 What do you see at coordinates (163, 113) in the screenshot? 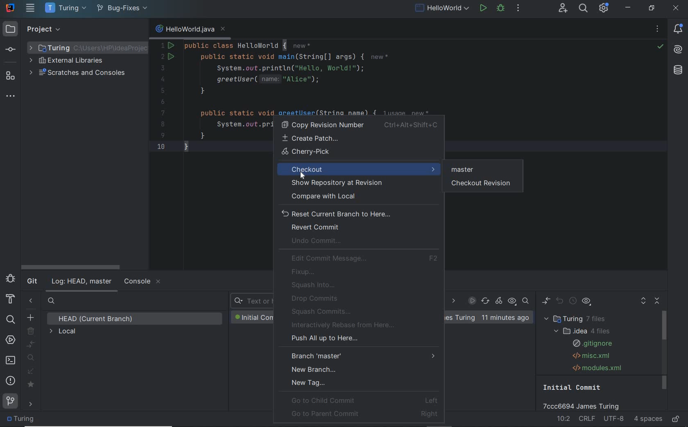
I see `7` at bounding box center [163, 113].